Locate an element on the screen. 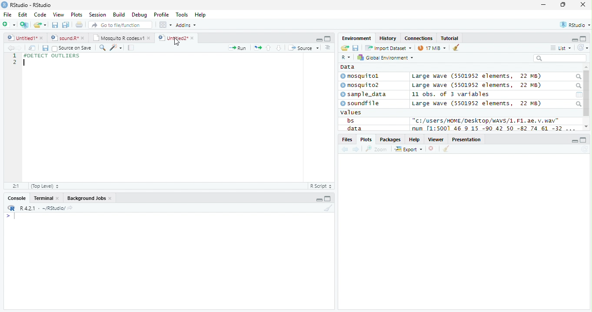 The image size is (592, 312). Packages is located at coordinates (391, 139).